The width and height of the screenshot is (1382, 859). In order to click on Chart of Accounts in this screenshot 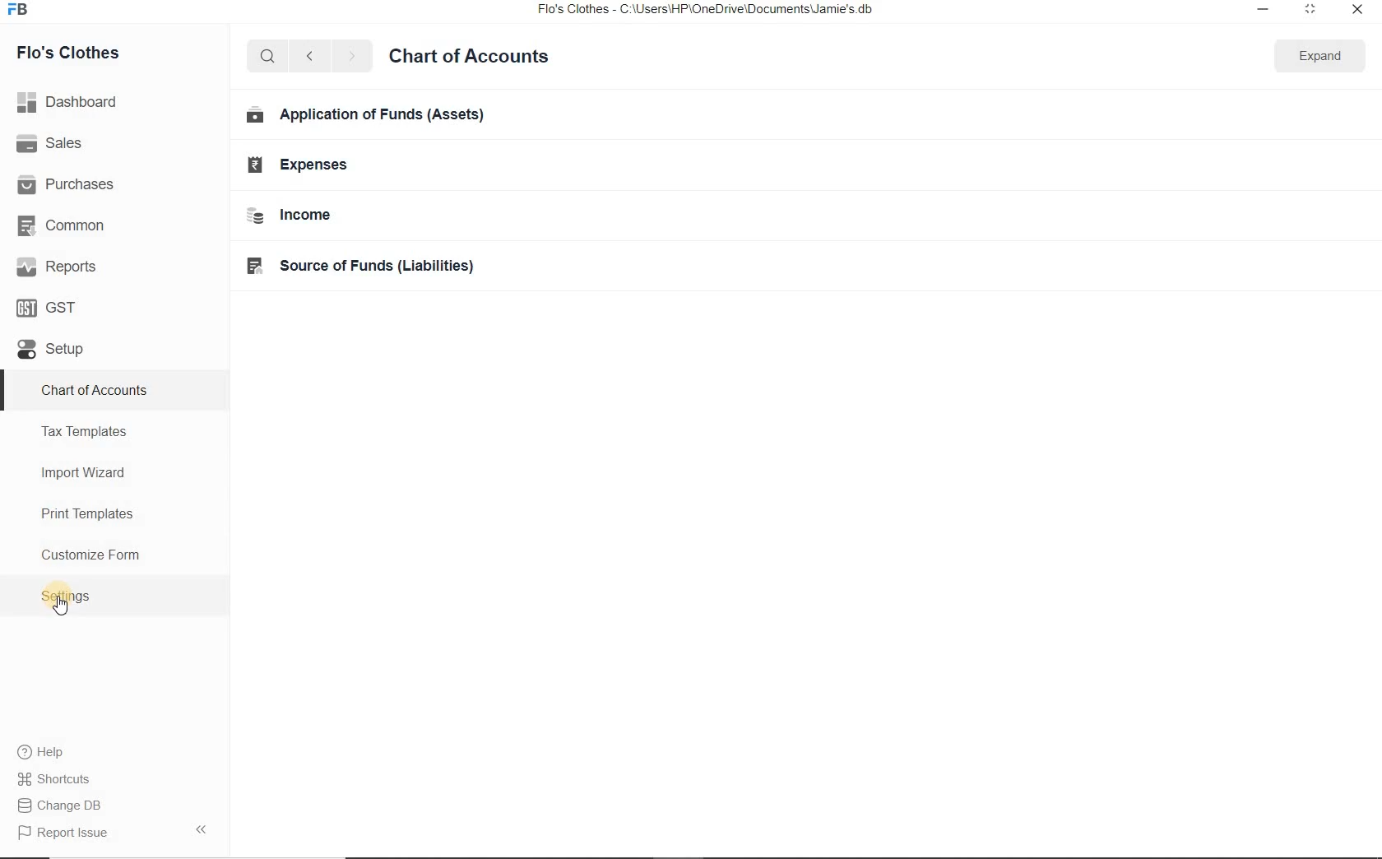, I will do `click(101, 391)`.